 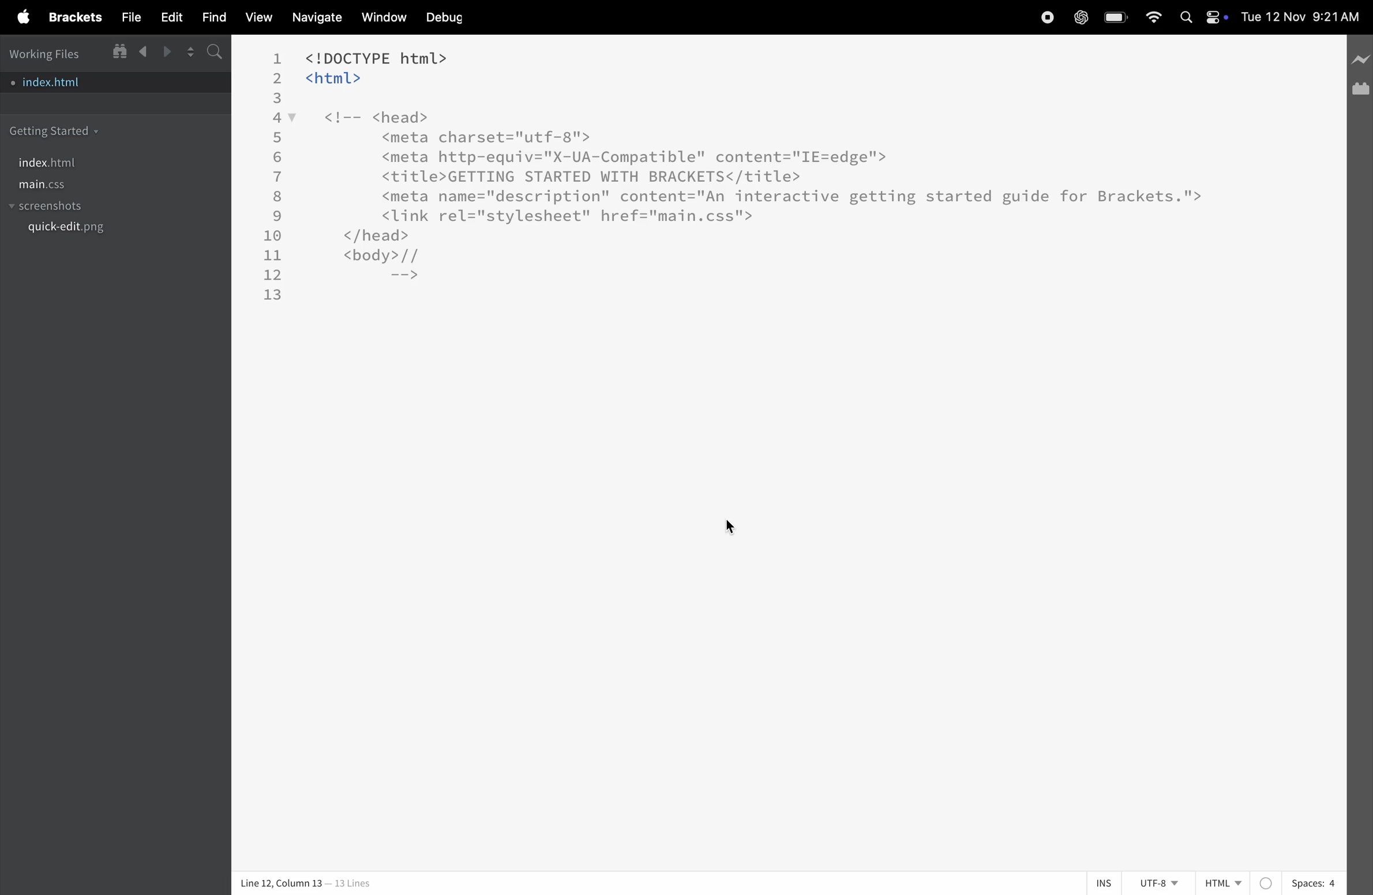 What do you see at coordinates (165, 52) in the screenshot?
I see `forward` at bounding box center [165, 52].